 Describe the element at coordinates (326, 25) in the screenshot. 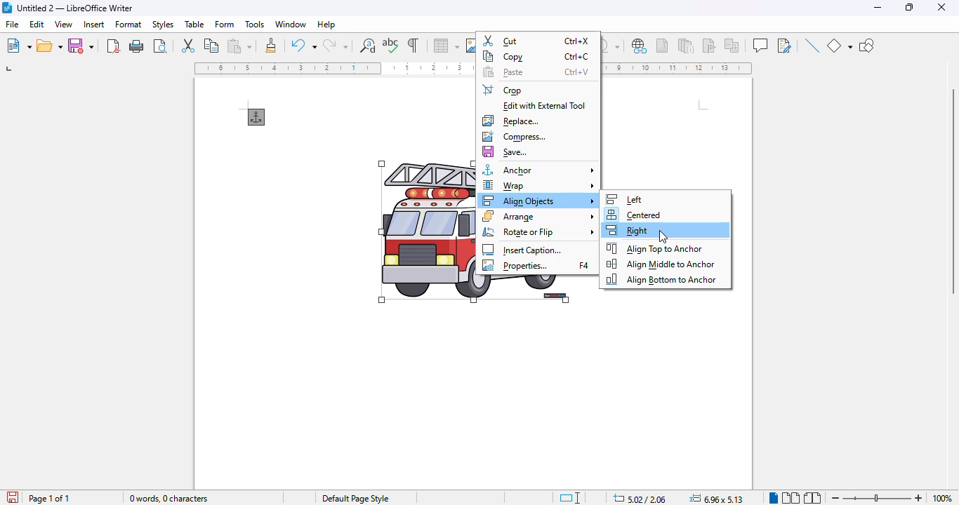

I see `help` at that location.